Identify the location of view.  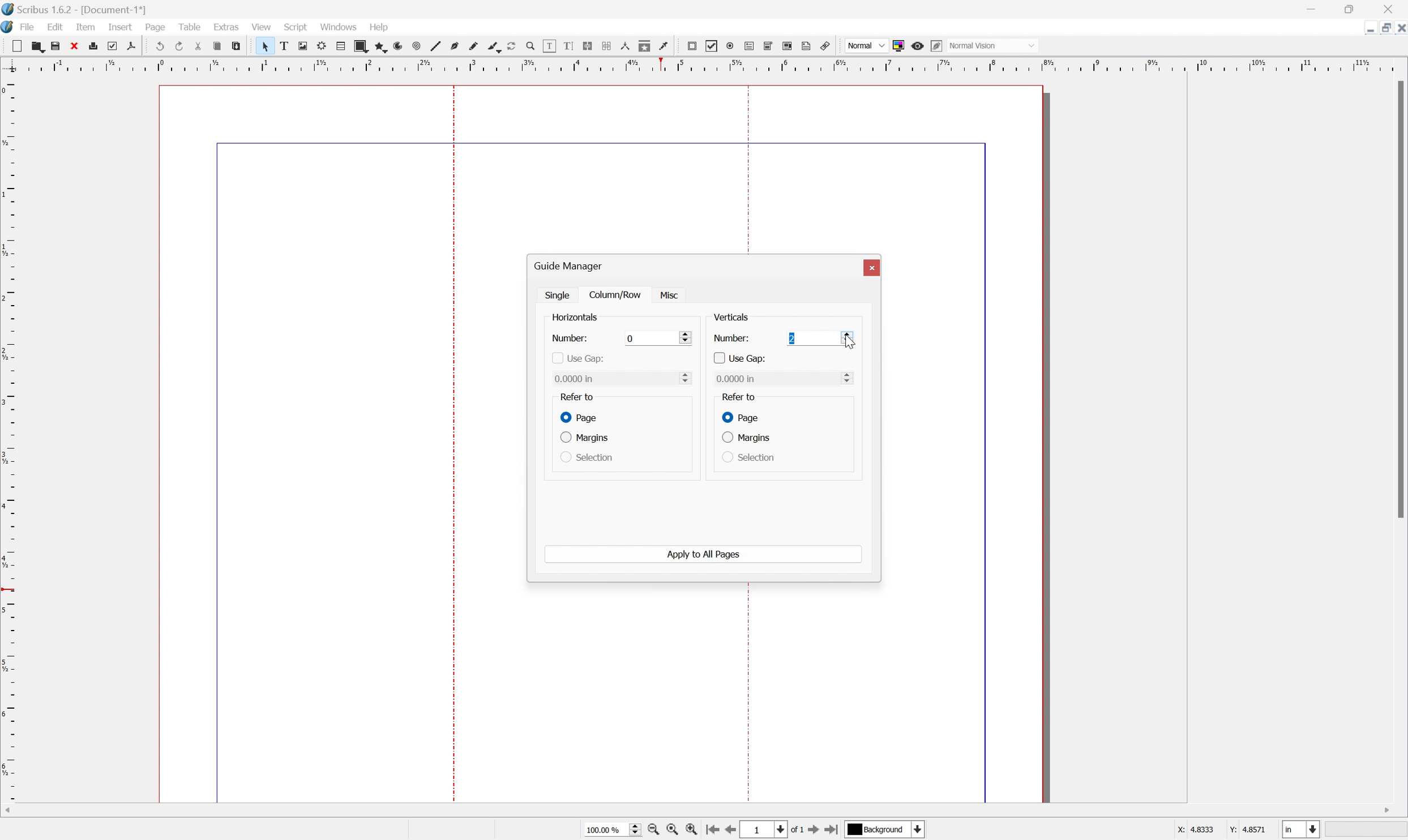
(264, 28).